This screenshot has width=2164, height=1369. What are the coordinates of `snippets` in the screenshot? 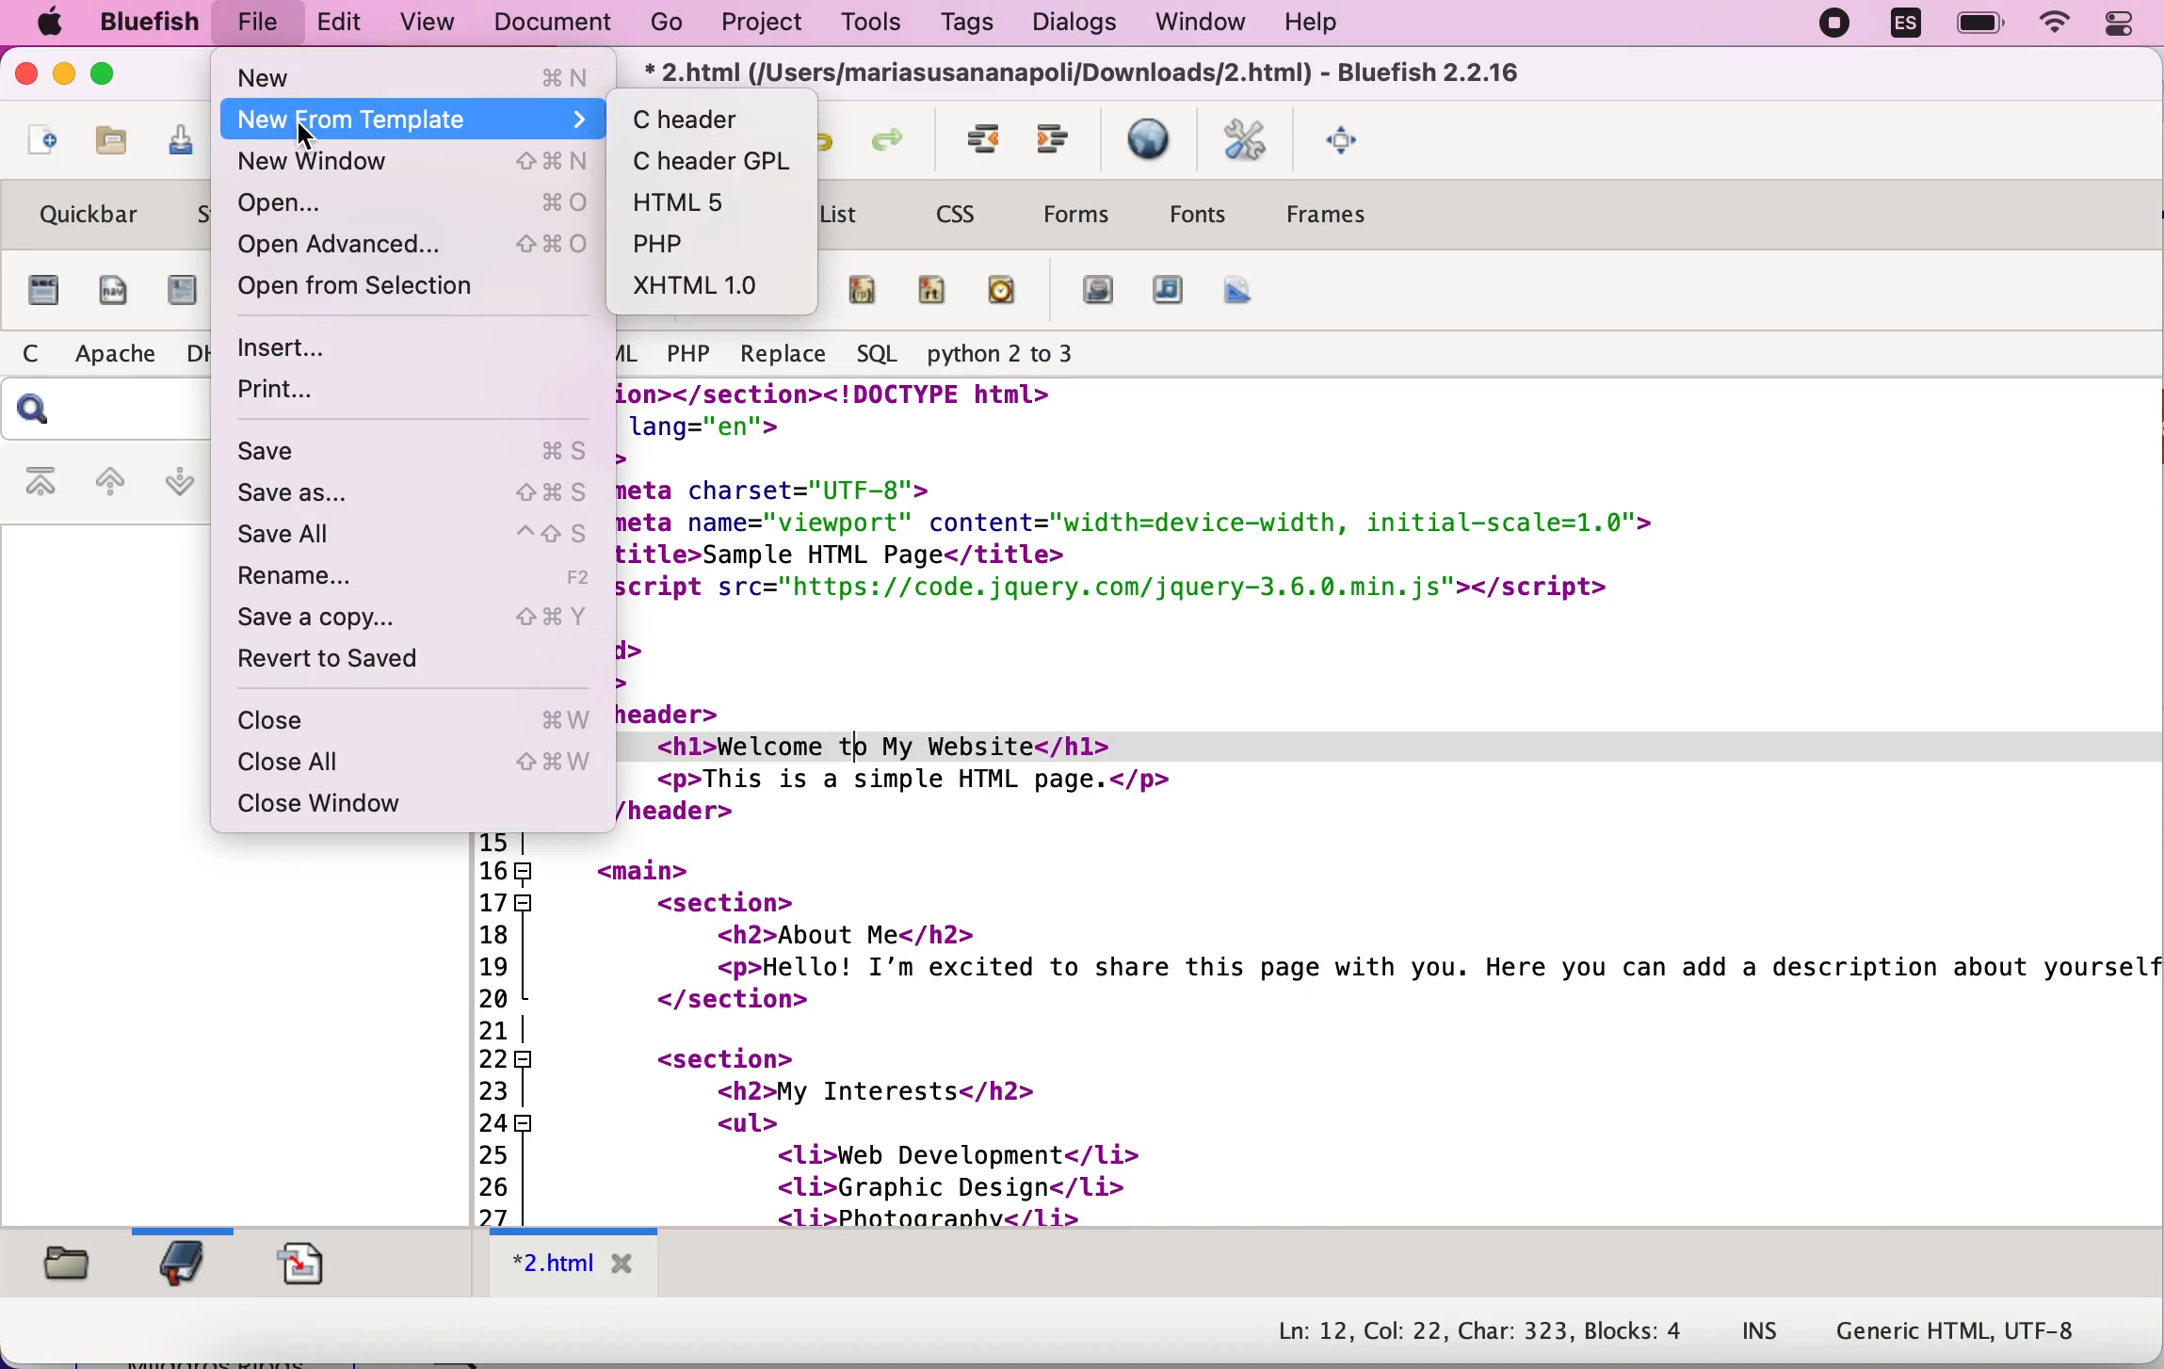 It's located at (315, 1265).